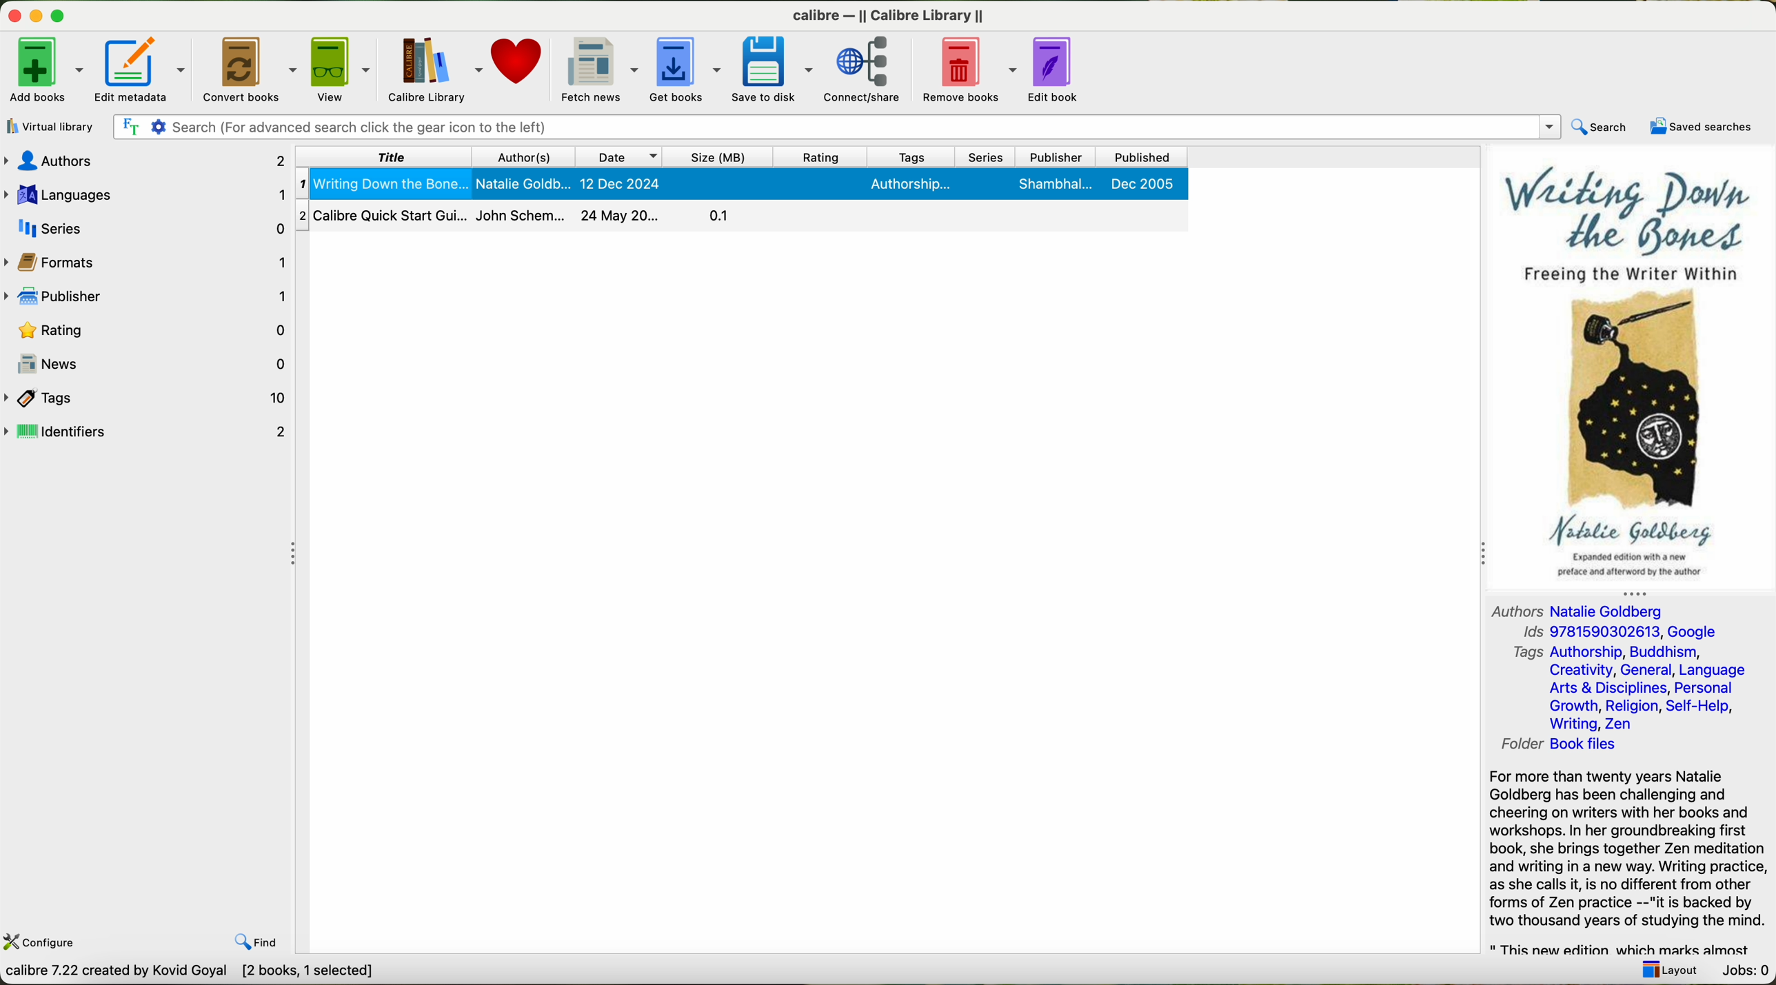 The width and height of the screenshot is (1776, 985). I want to click on edit book, so click(1059, 69).